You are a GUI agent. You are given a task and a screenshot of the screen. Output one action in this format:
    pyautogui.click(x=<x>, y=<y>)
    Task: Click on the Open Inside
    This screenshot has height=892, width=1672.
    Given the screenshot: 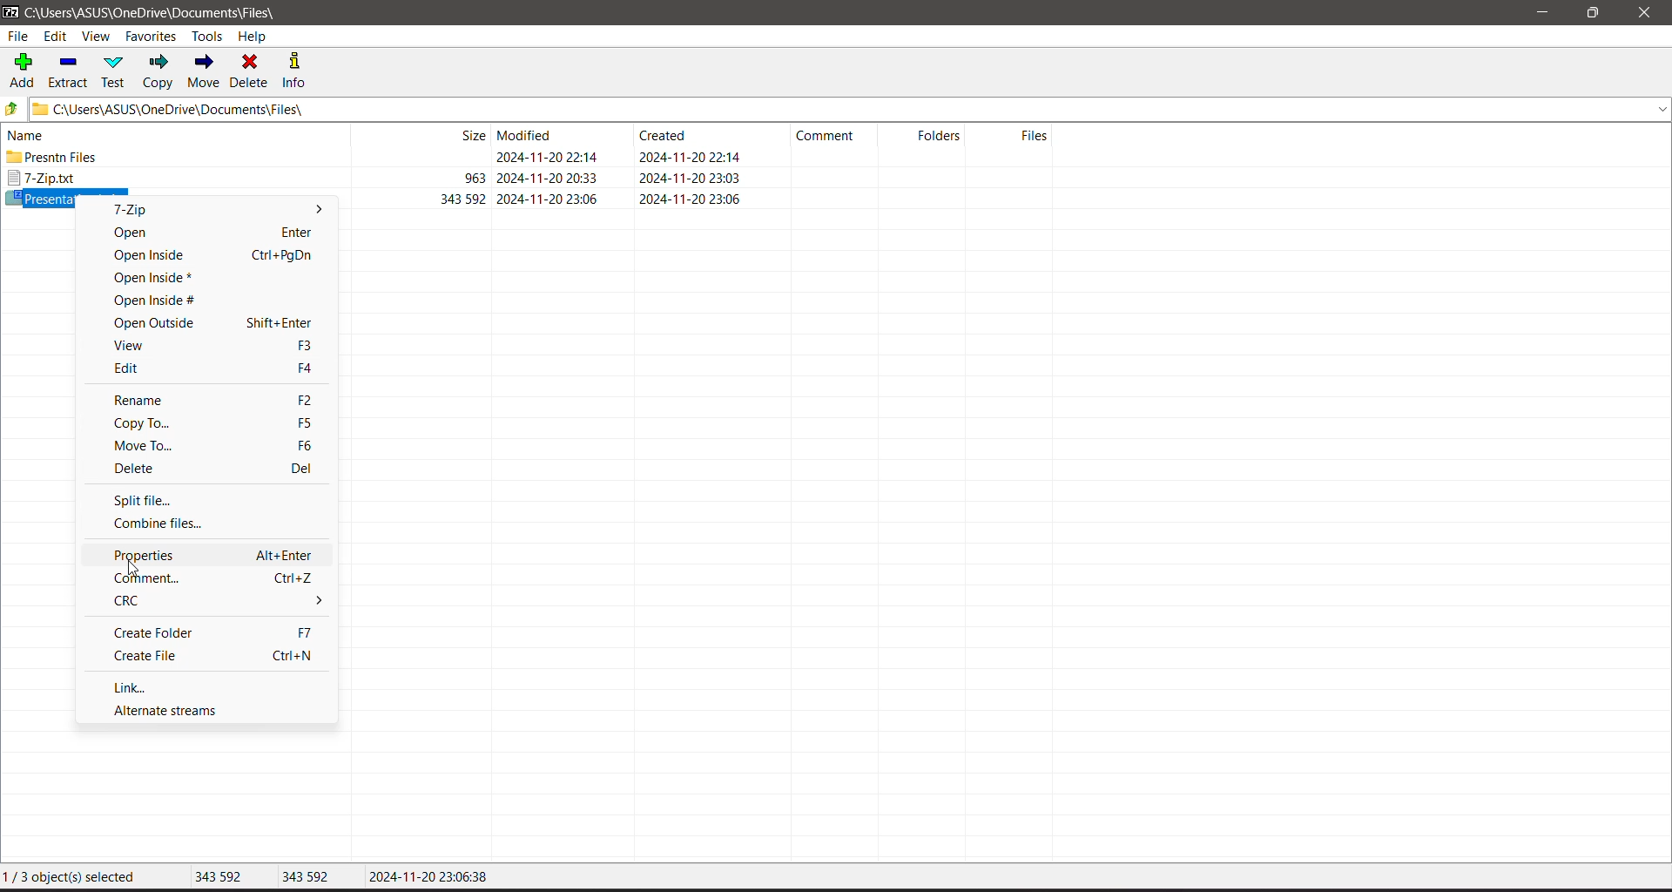 What is the action you would take?
    pyautogui.click(x=206, y=255)
    